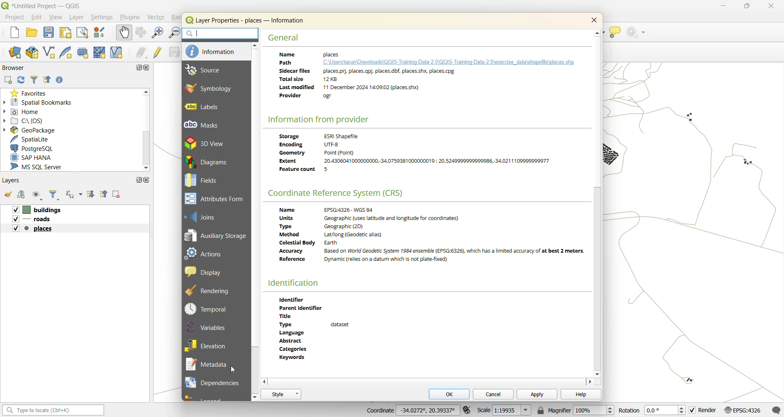 This screenshot has height=417, width=784. I want to click on cancel, so click(492, 393).